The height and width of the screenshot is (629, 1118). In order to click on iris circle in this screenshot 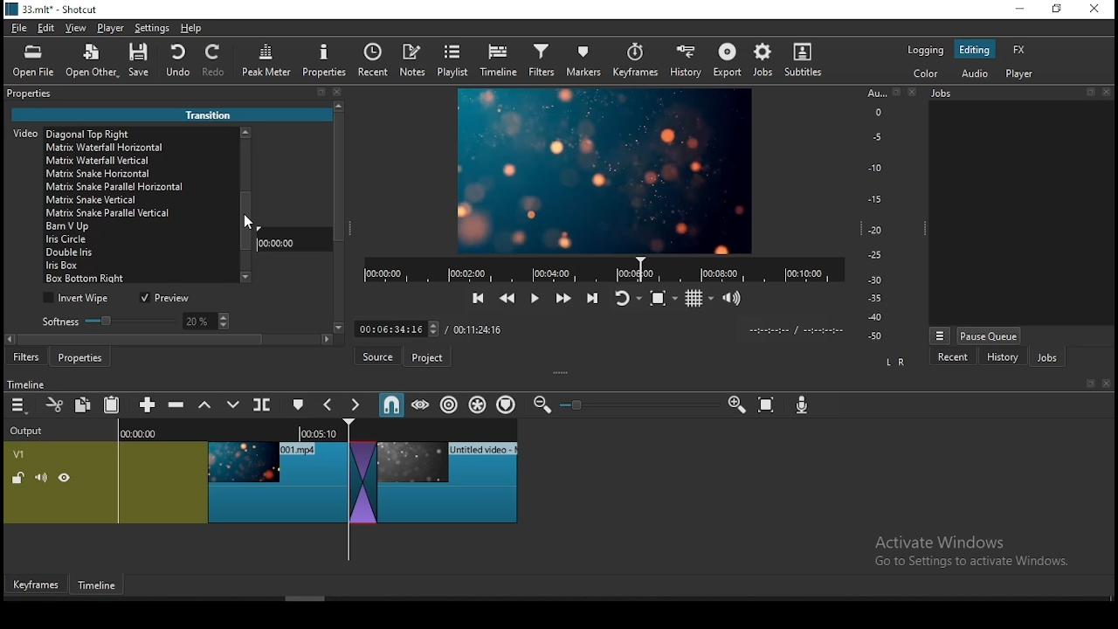, I will do `click(139, 240)`.